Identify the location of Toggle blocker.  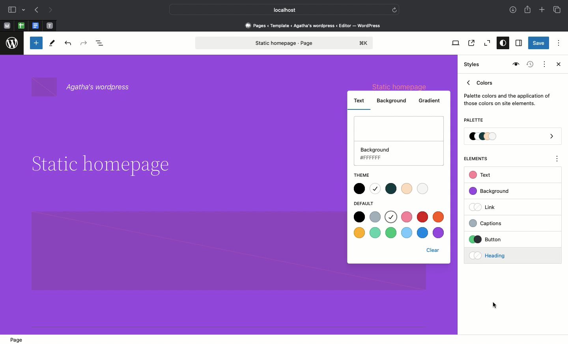
(36, 43).